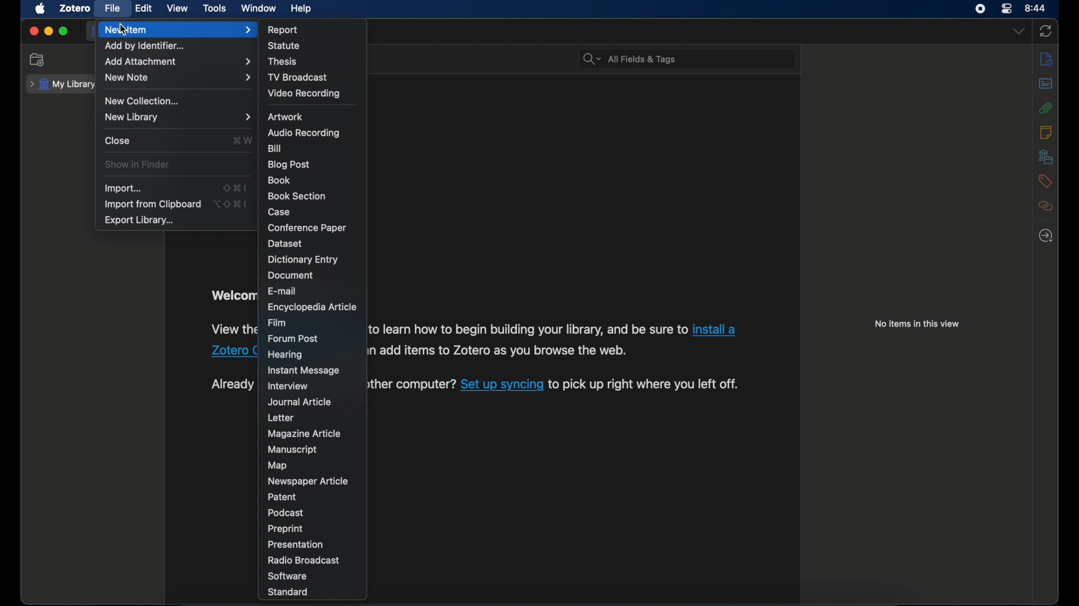  What do you see at coordinates (142, 8) in the screenshot?
I see `edit` at bounding box center [142, 8].